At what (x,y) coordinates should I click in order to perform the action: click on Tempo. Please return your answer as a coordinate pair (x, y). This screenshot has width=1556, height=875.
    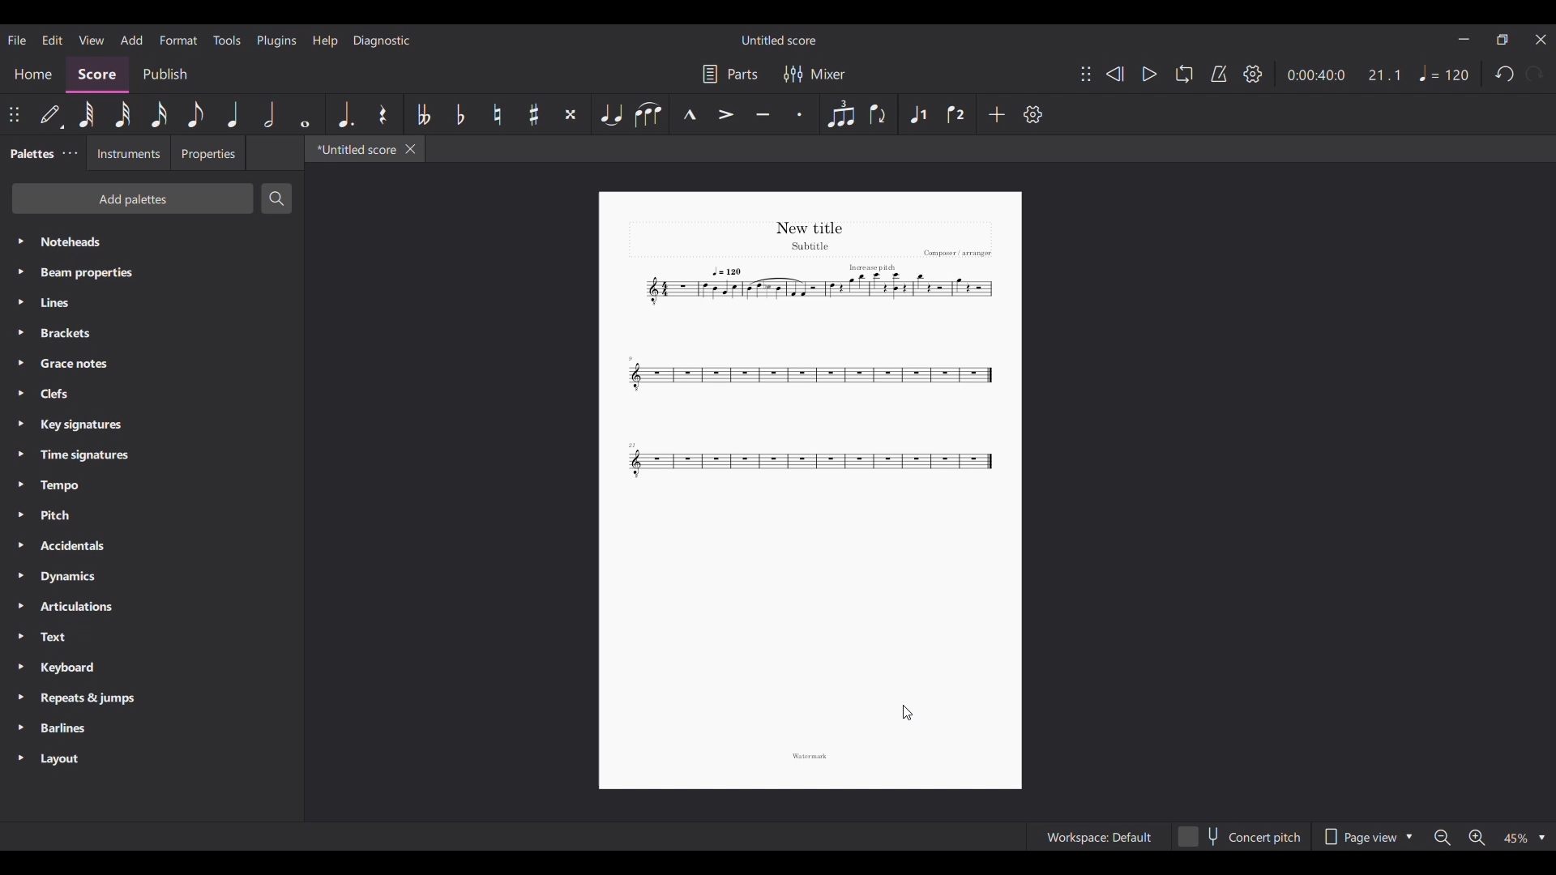
    Looking at the image, I should click on (152, 485).